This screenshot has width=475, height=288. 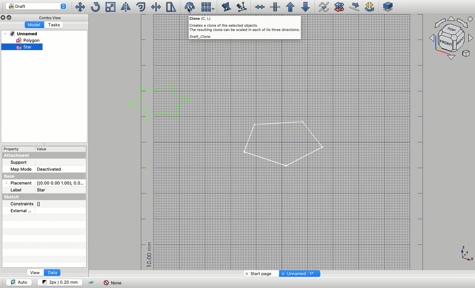 I want to click on Draft to sketch, so click(x=339, y=6).